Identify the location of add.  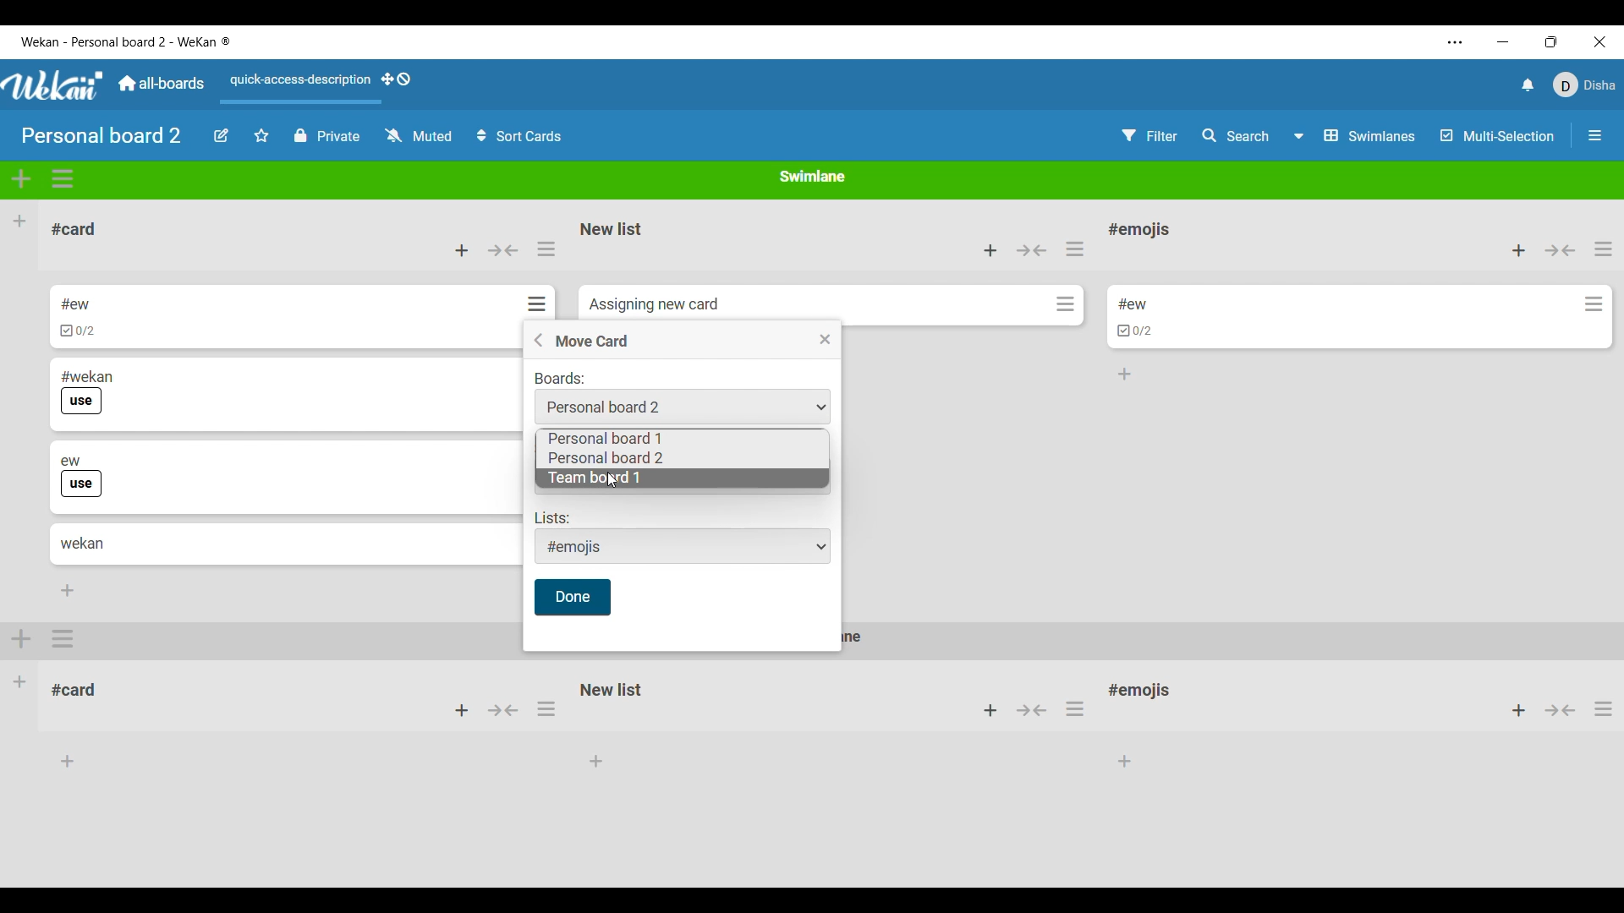
(986, 711).